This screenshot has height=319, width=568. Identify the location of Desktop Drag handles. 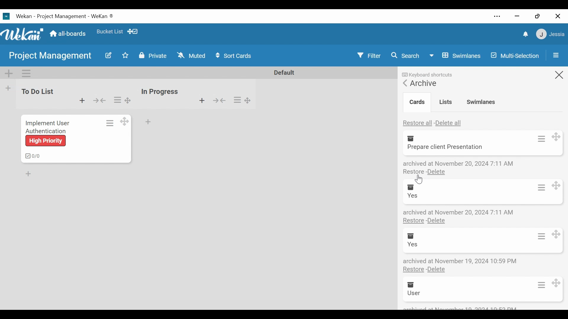
(124, 121).